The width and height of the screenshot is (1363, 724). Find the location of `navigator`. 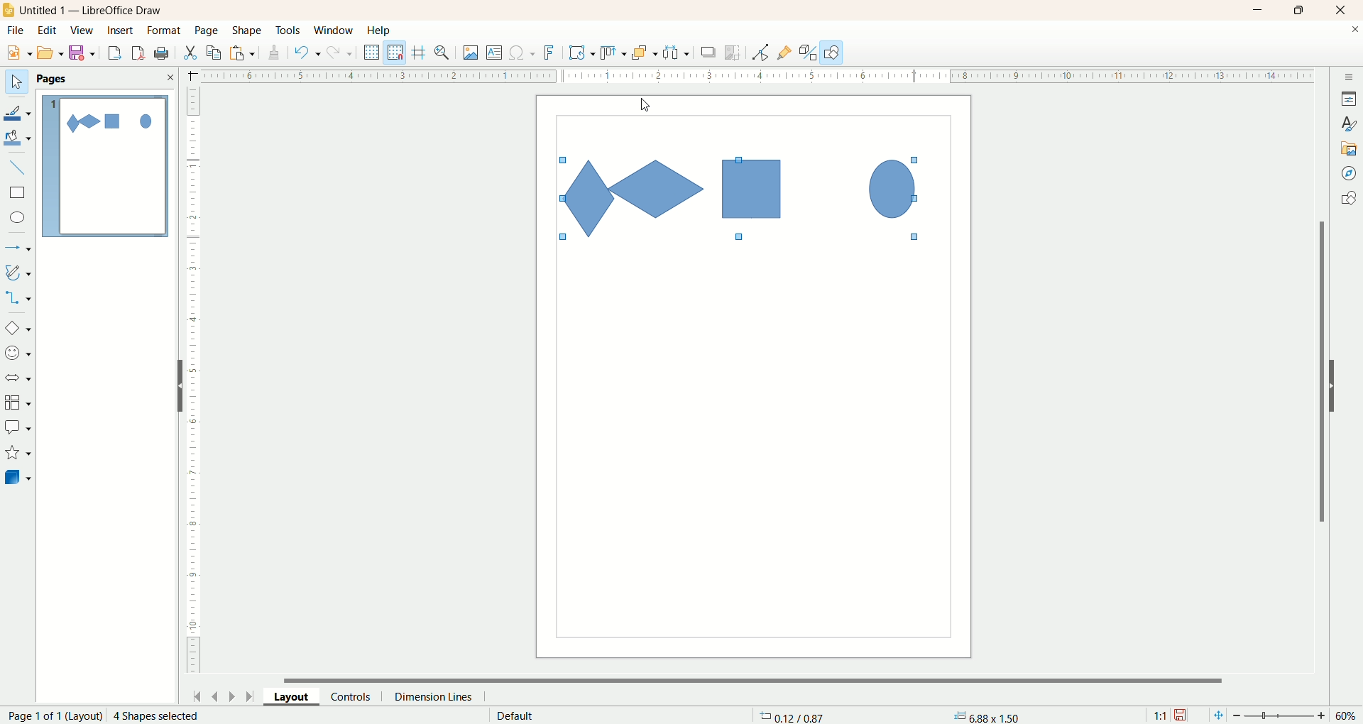

navigator is located at coordinates (1350, 174).